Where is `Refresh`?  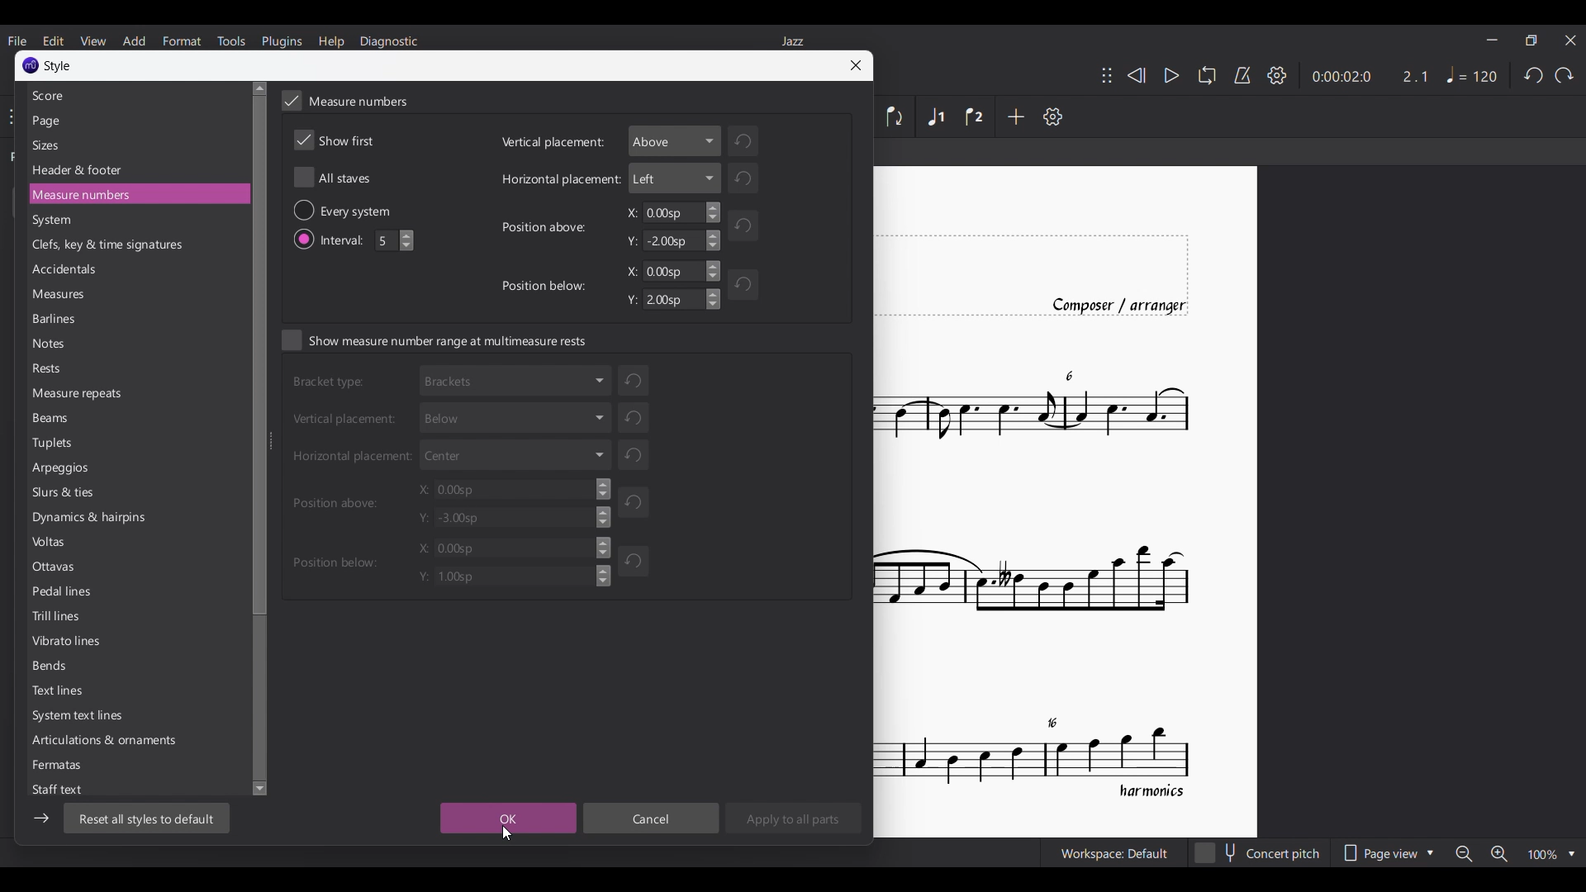
Refresh is located at coordinates (638, 501).